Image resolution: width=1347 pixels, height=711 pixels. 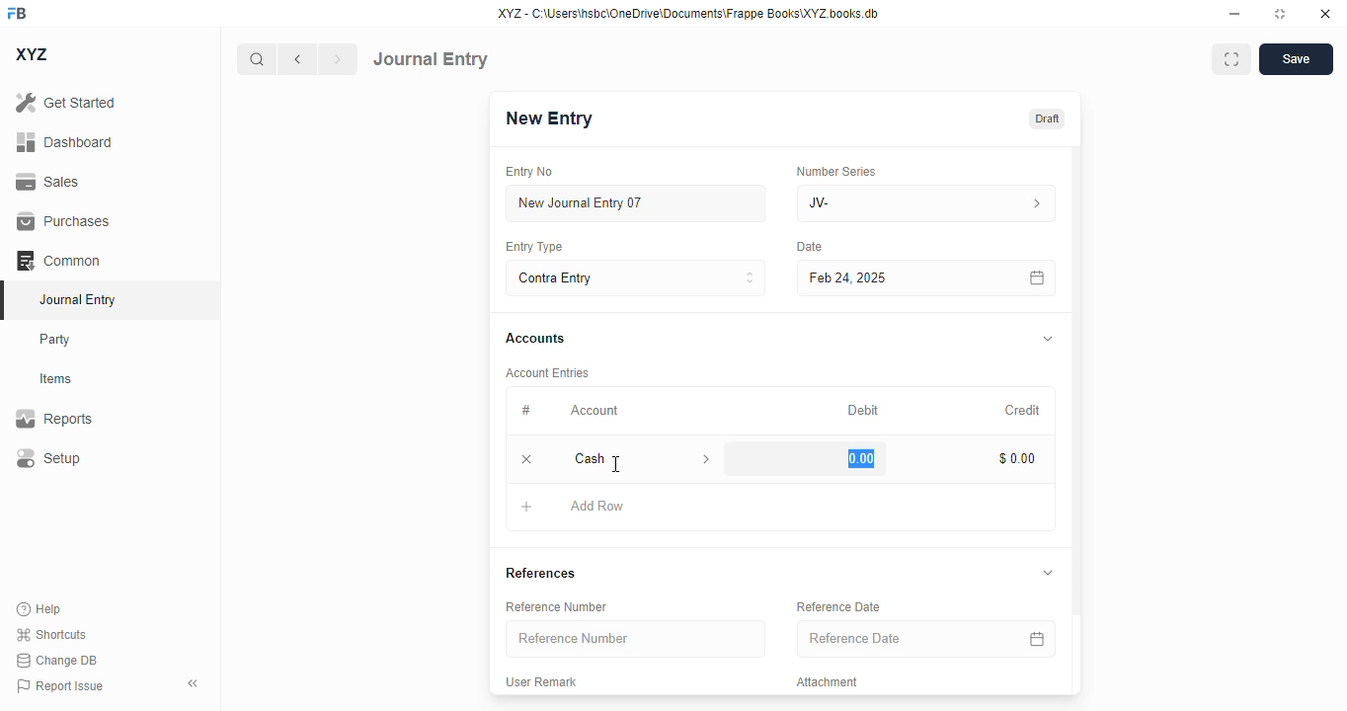 What do you see at coordinates (66, 103) in the screenshot?
I see `get started` at bounding box center [66, 103].